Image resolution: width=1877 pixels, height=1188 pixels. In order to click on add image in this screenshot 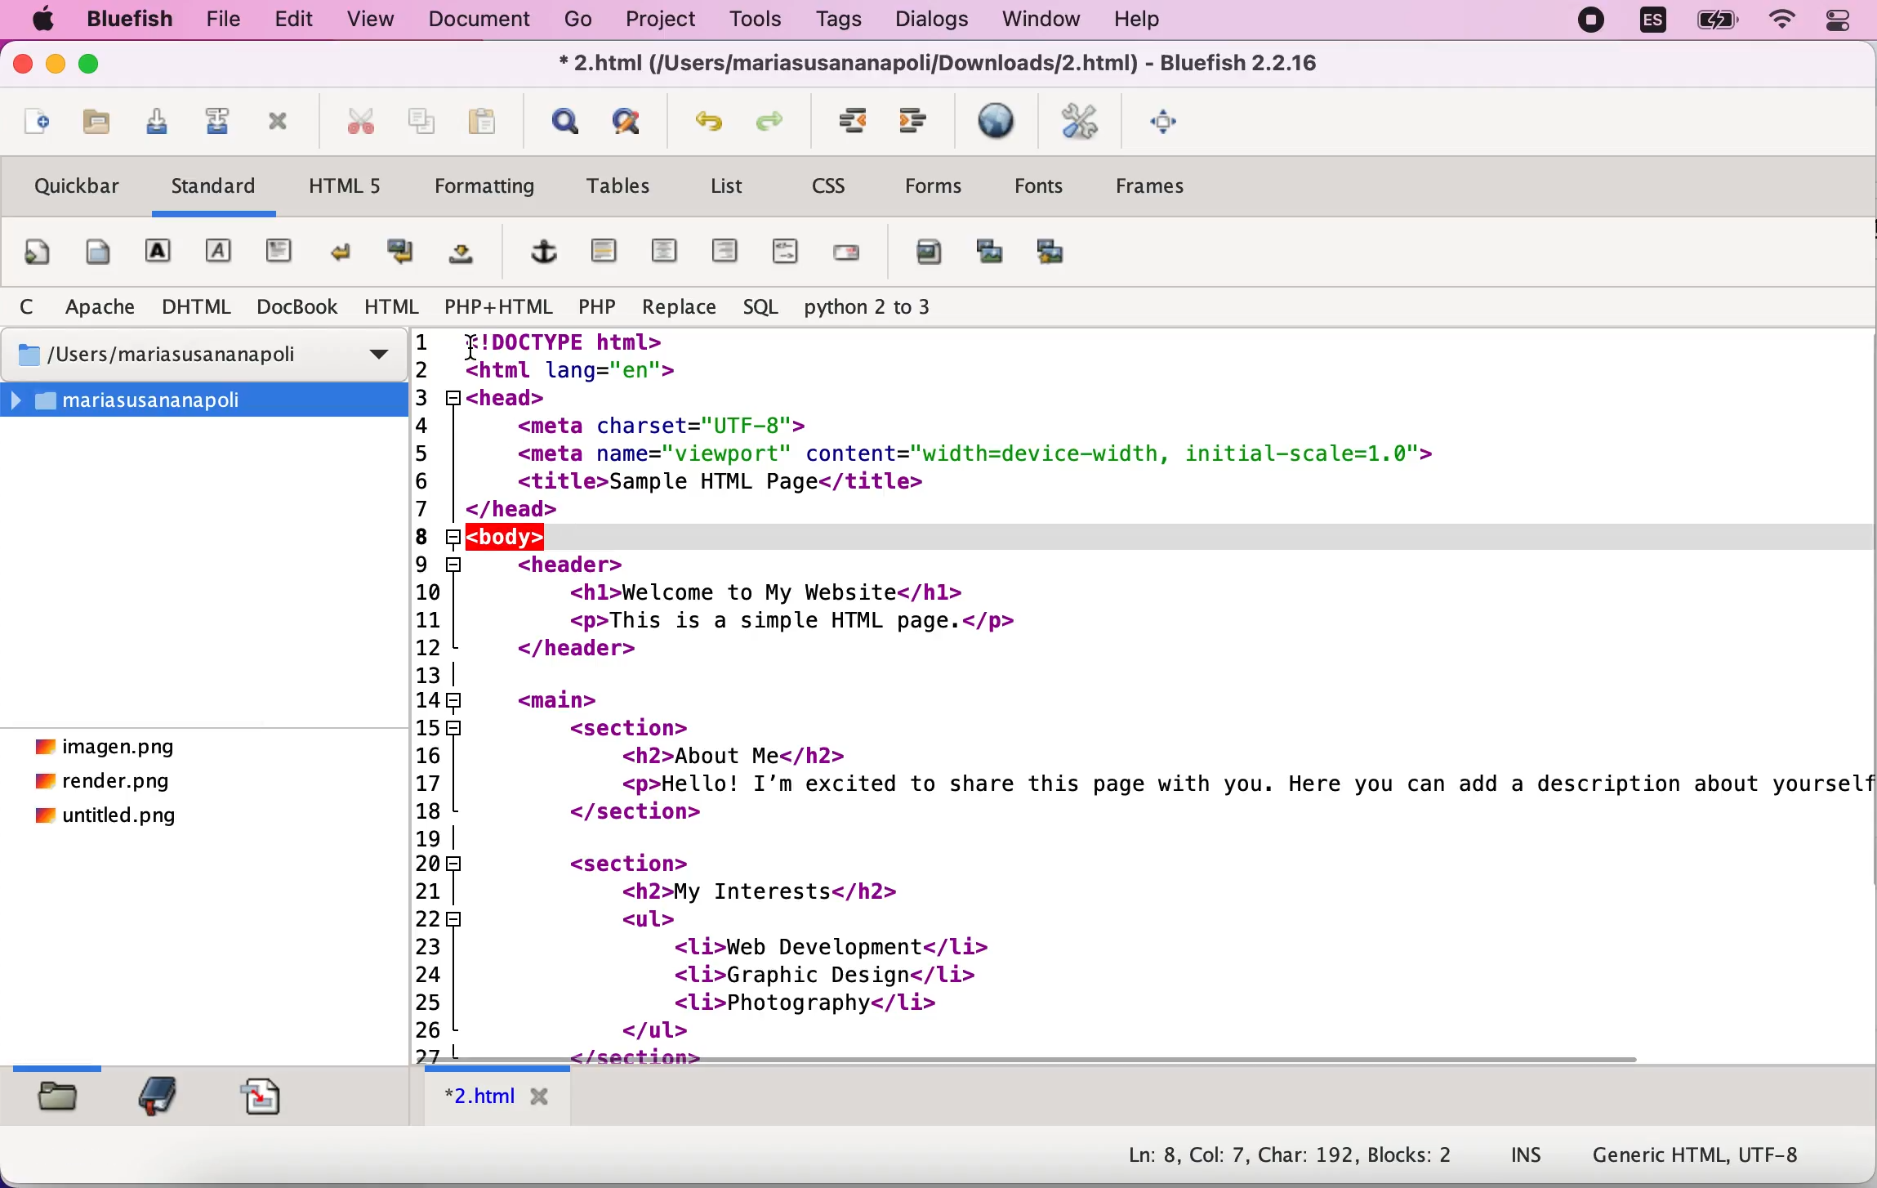, I will do `click(930, 260)`.